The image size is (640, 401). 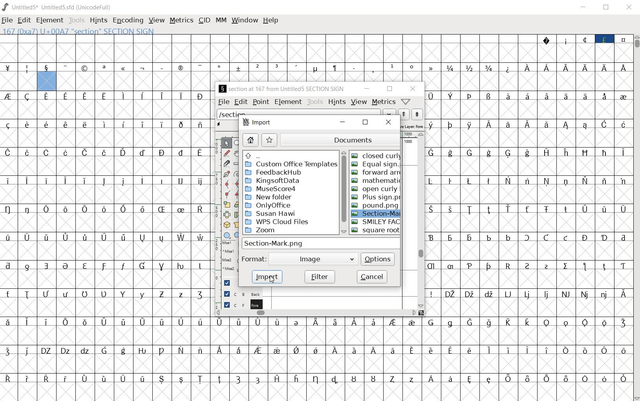 What do you see at coordinates (238, 236) in the screenshot?
I see `polygon or star` at bounding box center [238, 236].